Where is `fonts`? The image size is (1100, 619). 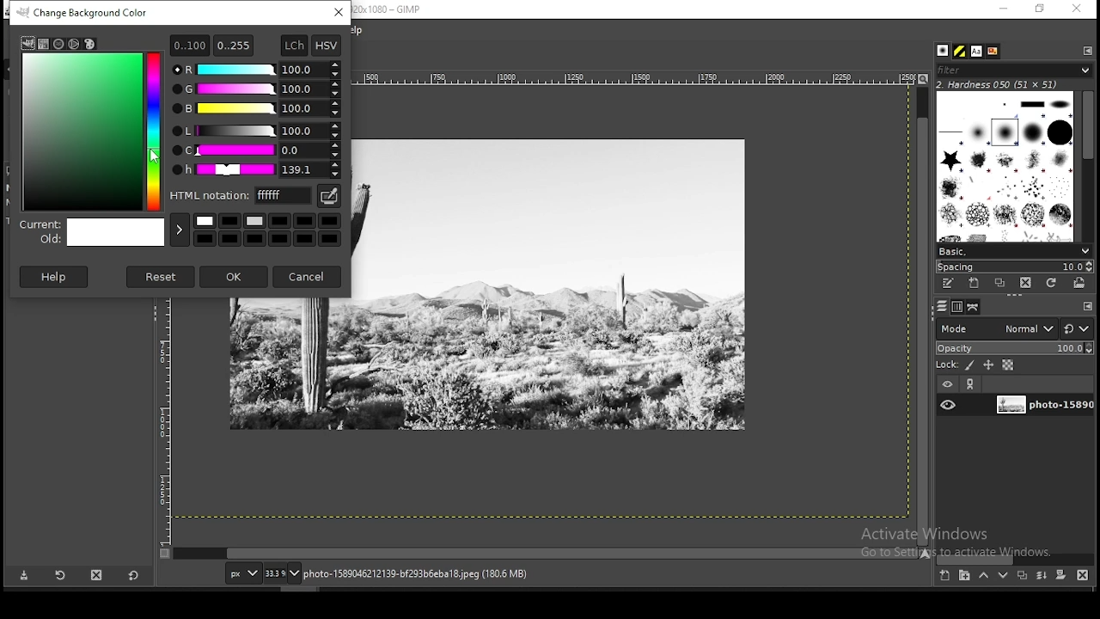
fonts is located at coordinates (978, 51).